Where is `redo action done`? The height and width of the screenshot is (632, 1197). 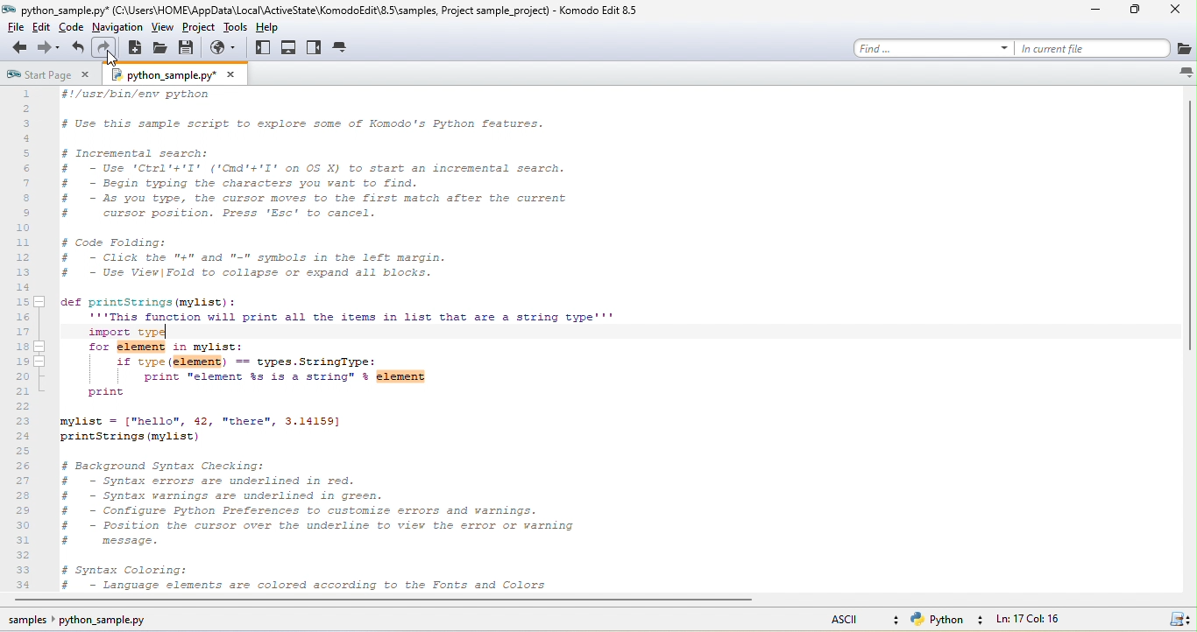
redo action done is located at coordinates (156, 333).